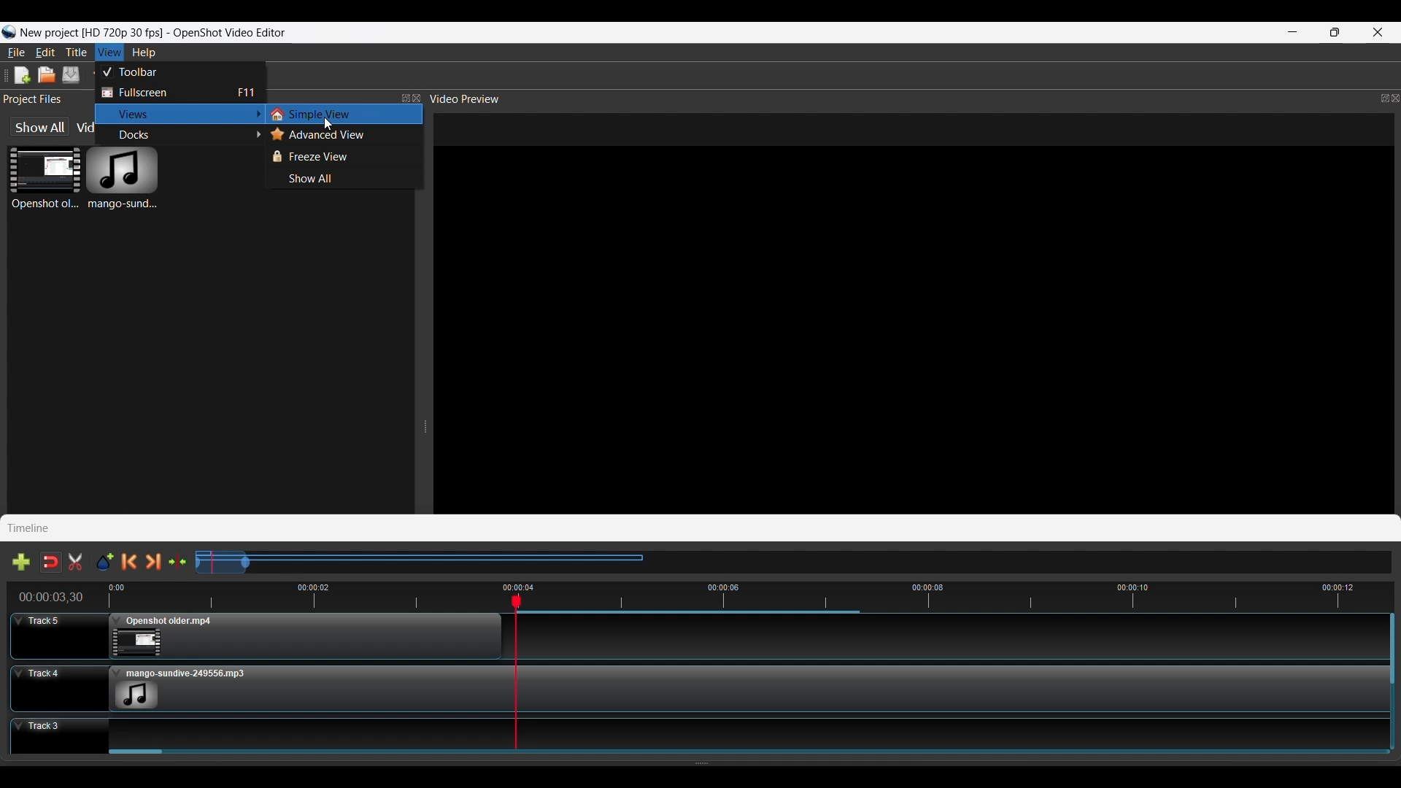 The height and width of the screenshot is (788, 1401). Describe the element at coordinates (178, 561) in the screenshot. I see `Center the timeline on the playhead` at that location.